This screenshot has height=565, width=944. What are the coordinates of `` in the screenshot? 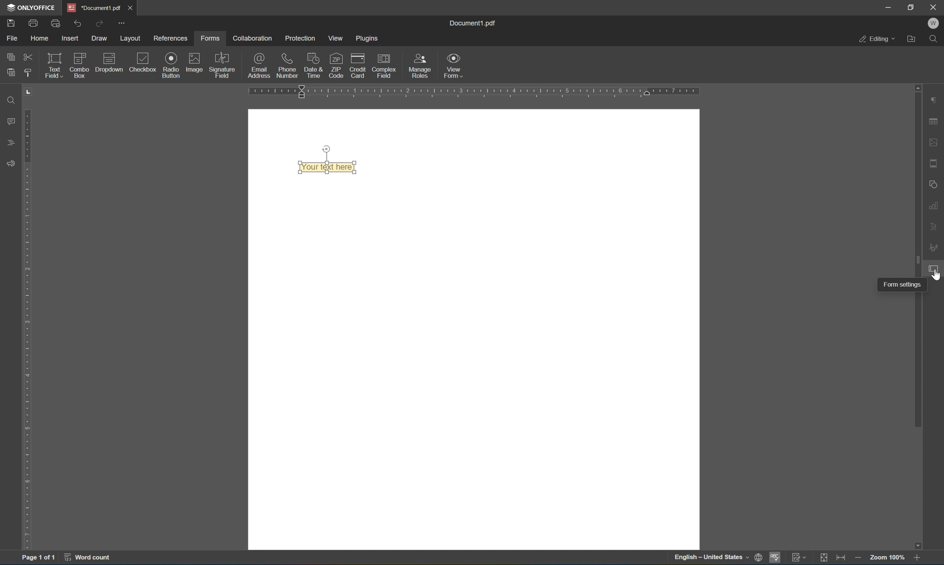 It's located at (171, 65).